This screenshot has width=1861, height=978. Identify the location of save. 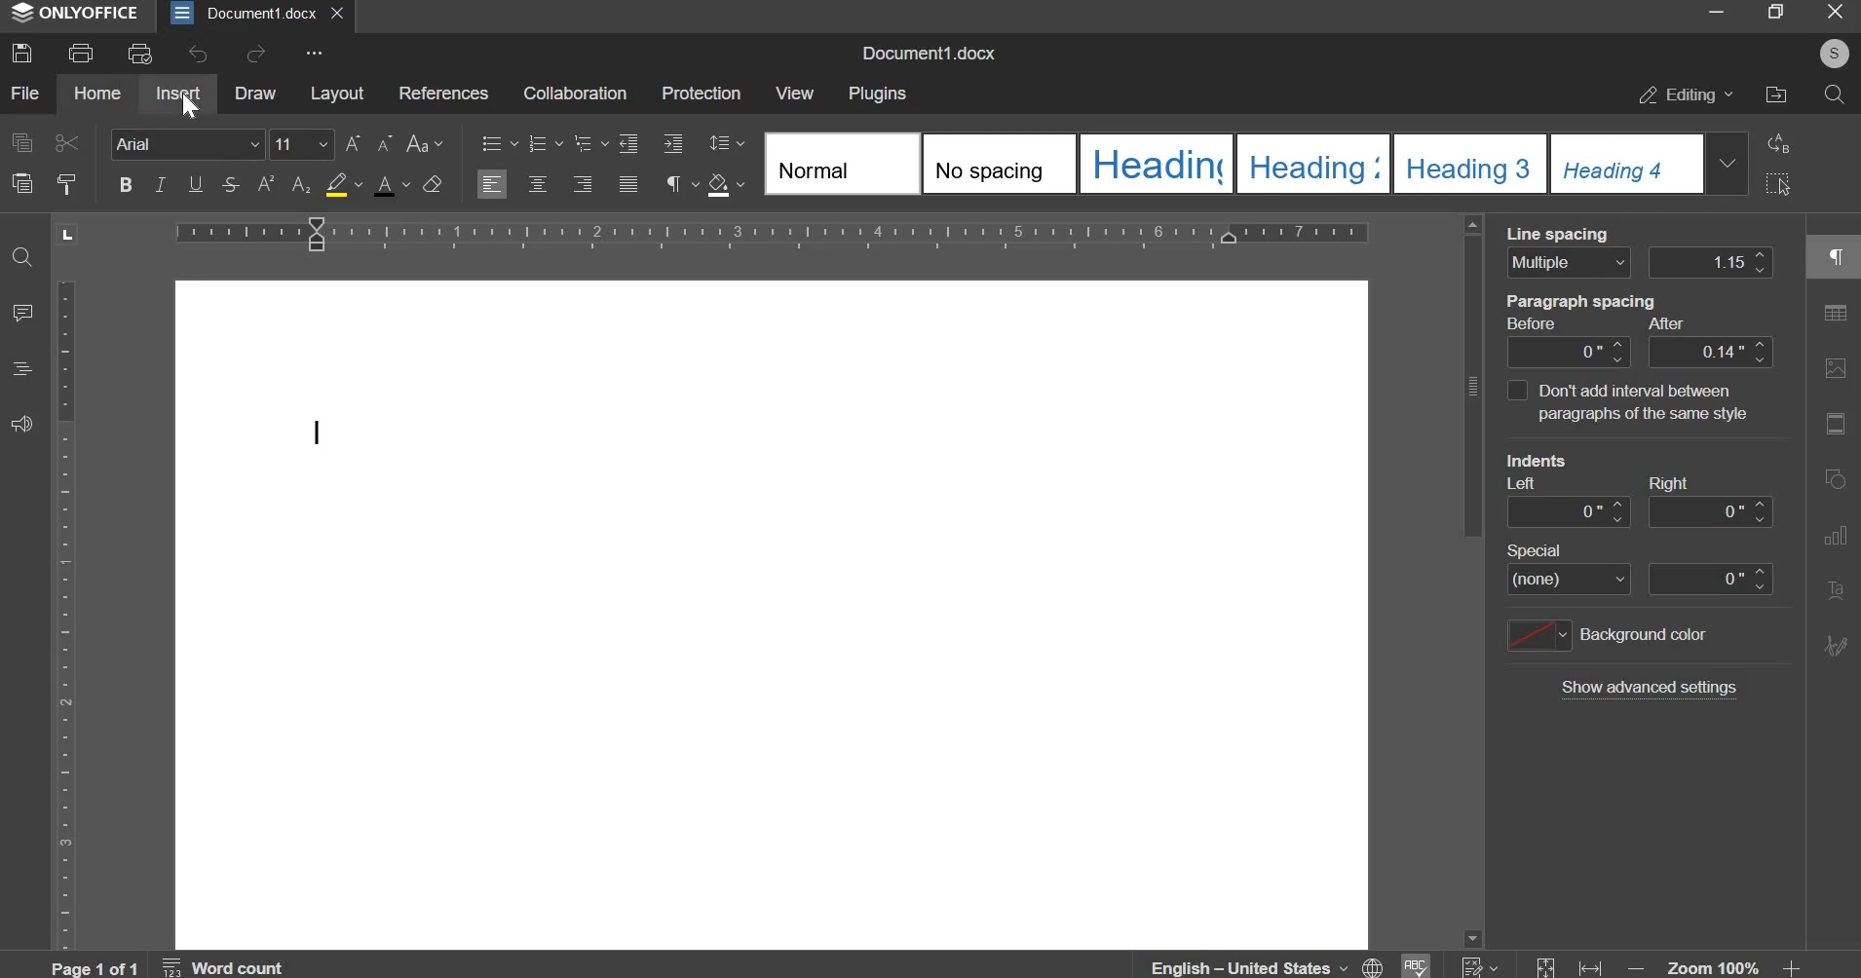
(23, 56).